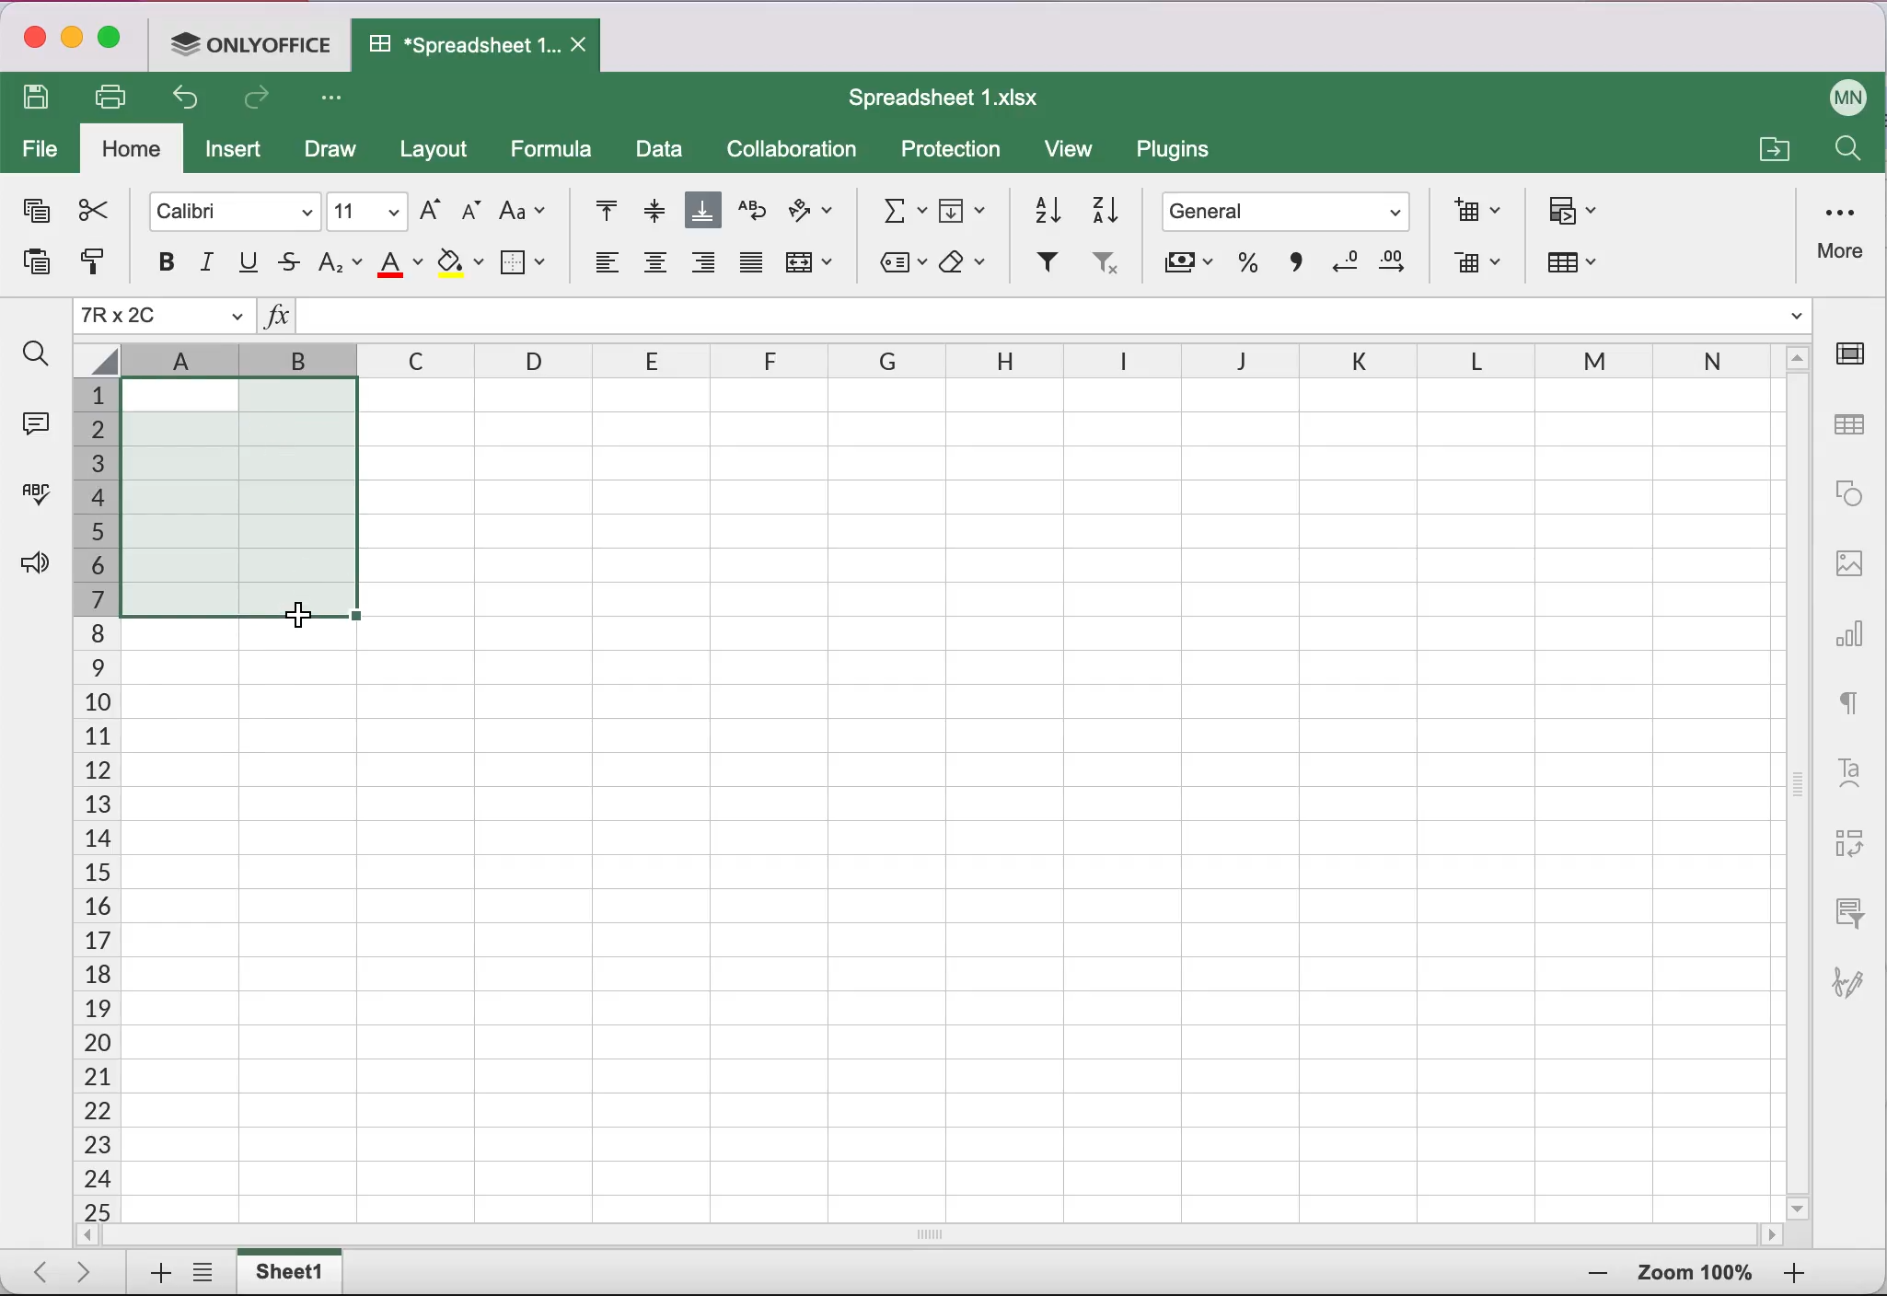 Image resolution: width=1887 pixels, height=1296 pixels. I want to click on zoom percentage, so click(1696, 1276).